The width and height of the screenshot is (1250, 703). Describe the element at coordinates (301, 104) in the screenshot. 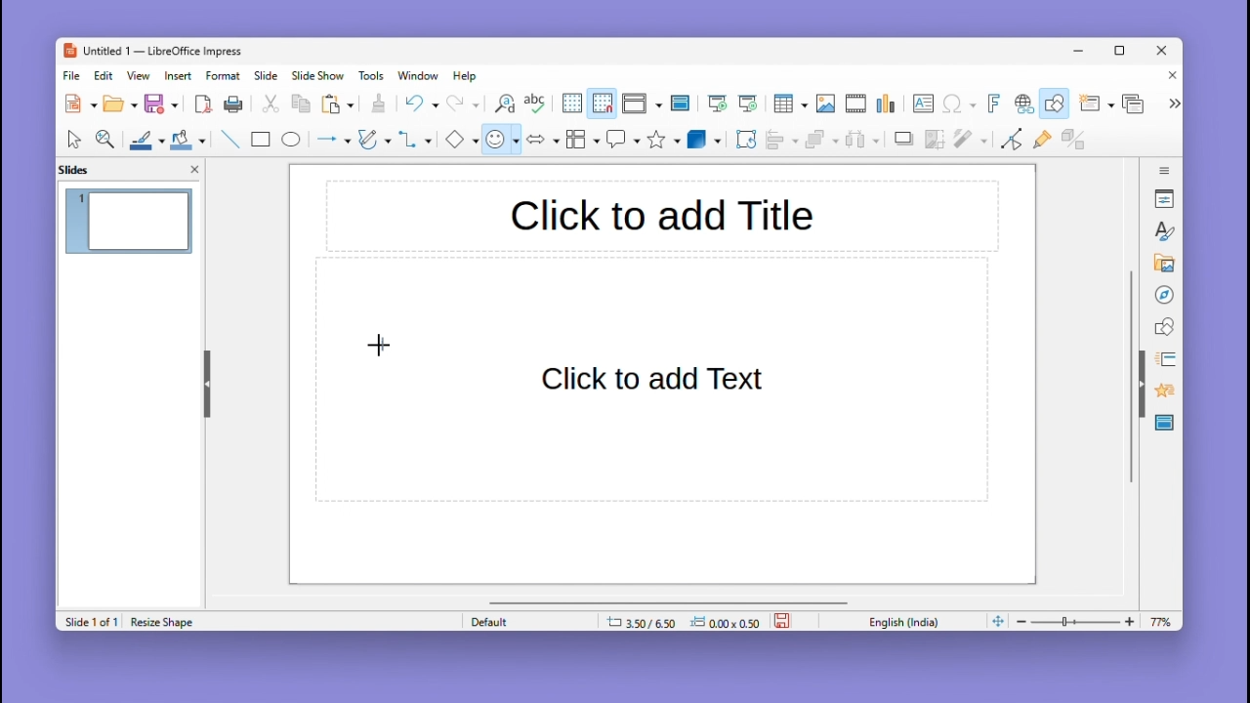

I see `copy` at that location.